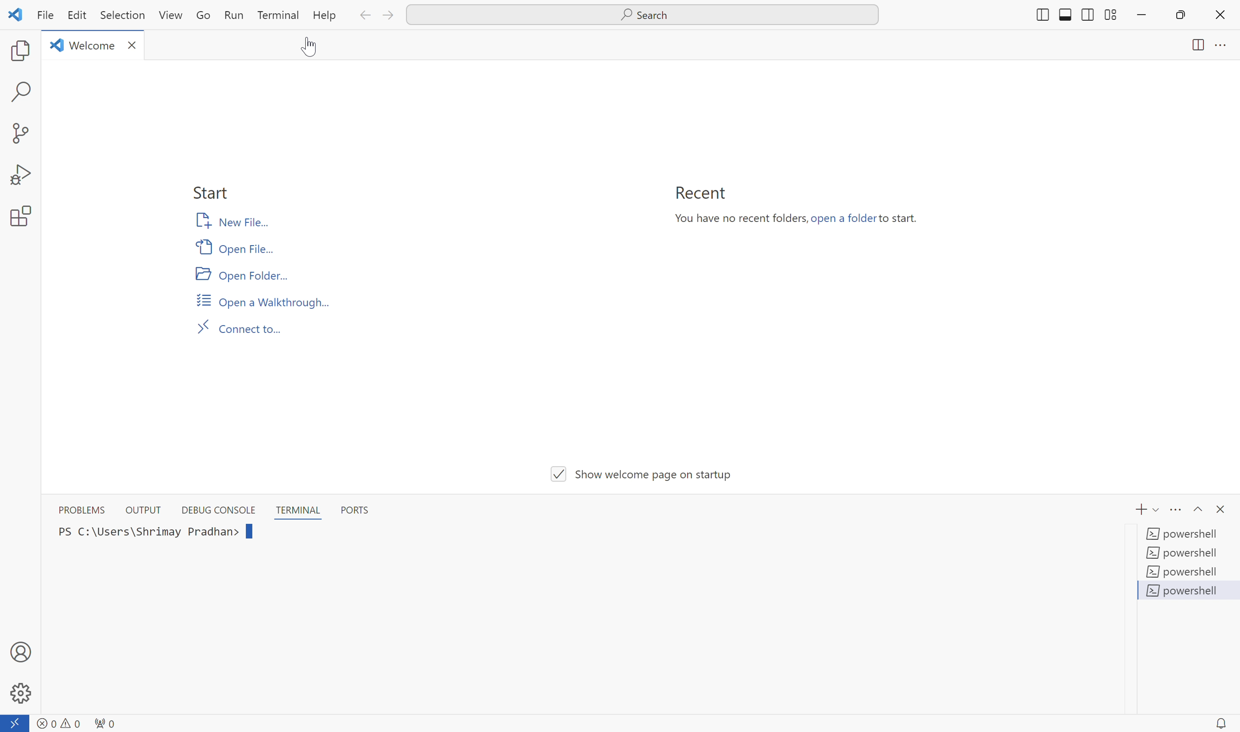 Image resolution: width=1240 pixels, height=732 pixels. Describe the element at coordinates (1220, 723) in the screenshot. I see `notification` at that location.